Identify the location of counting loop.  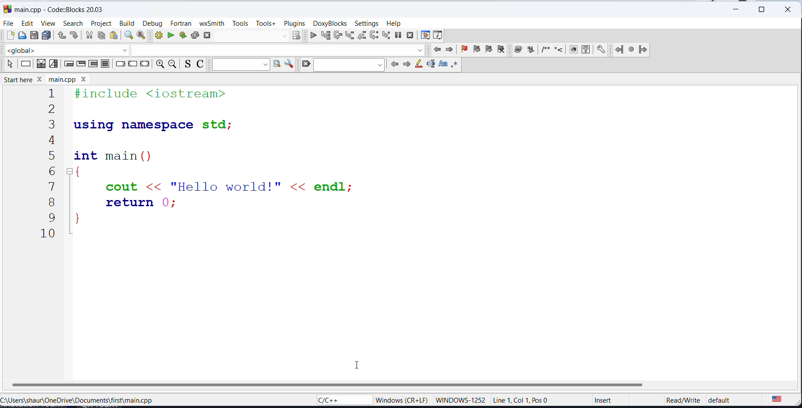
(93, 64).